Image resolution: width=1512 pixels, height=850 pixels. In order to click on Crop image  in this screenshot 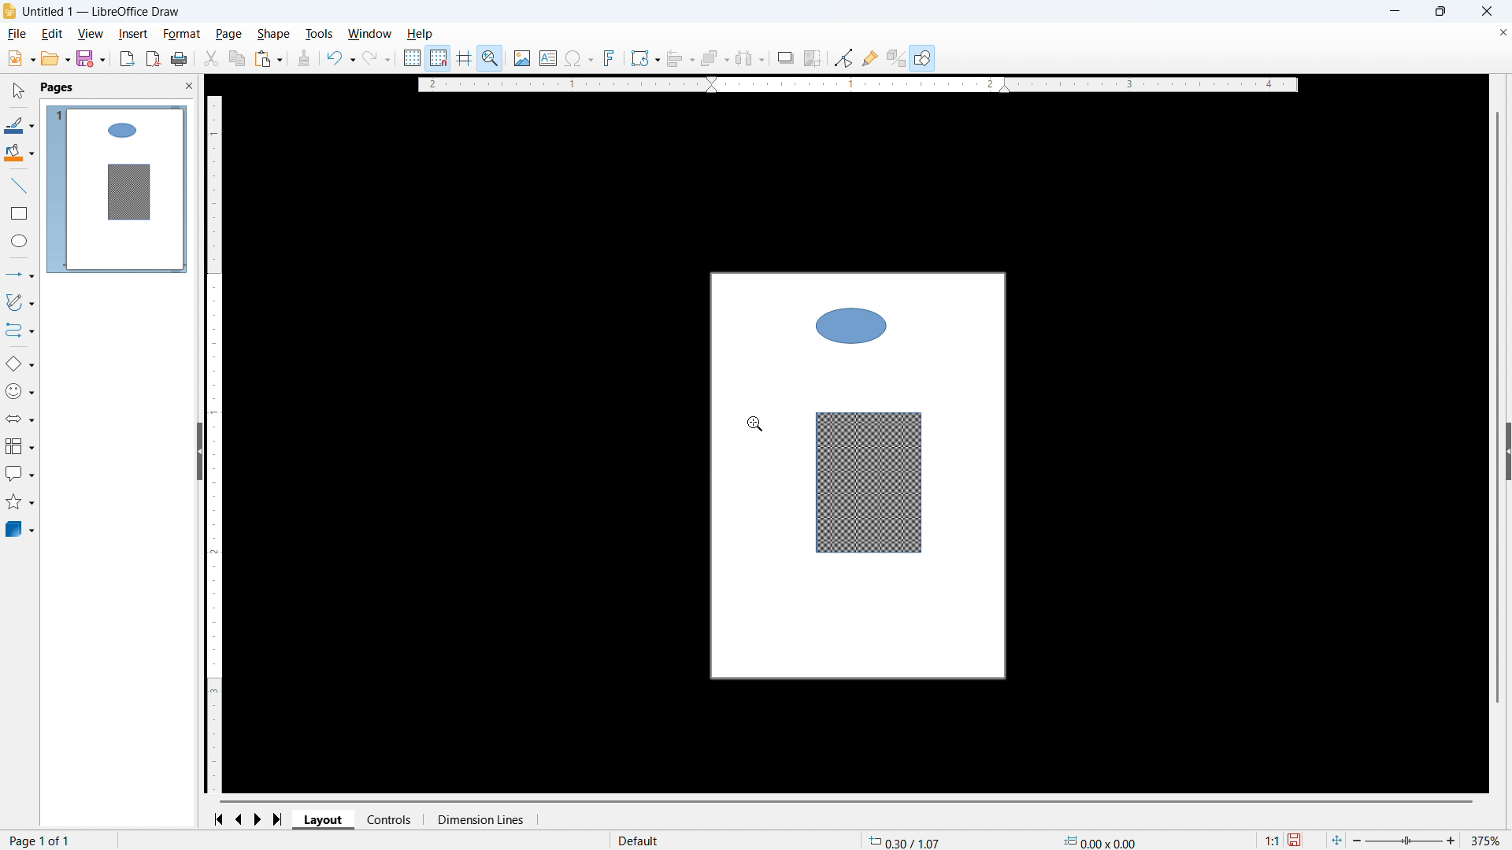, I will do `click(813, 57)`.